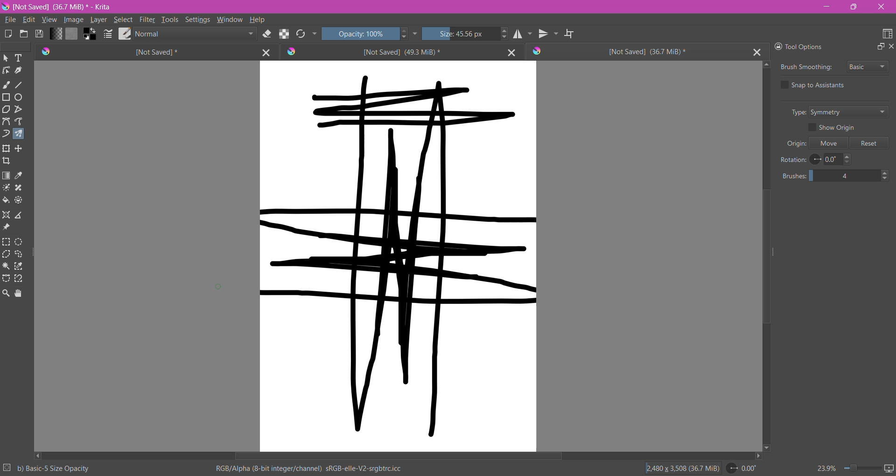  Describe the element at coordinates (846, 468) in the screenshot. I see `Zoom Control` at that location.